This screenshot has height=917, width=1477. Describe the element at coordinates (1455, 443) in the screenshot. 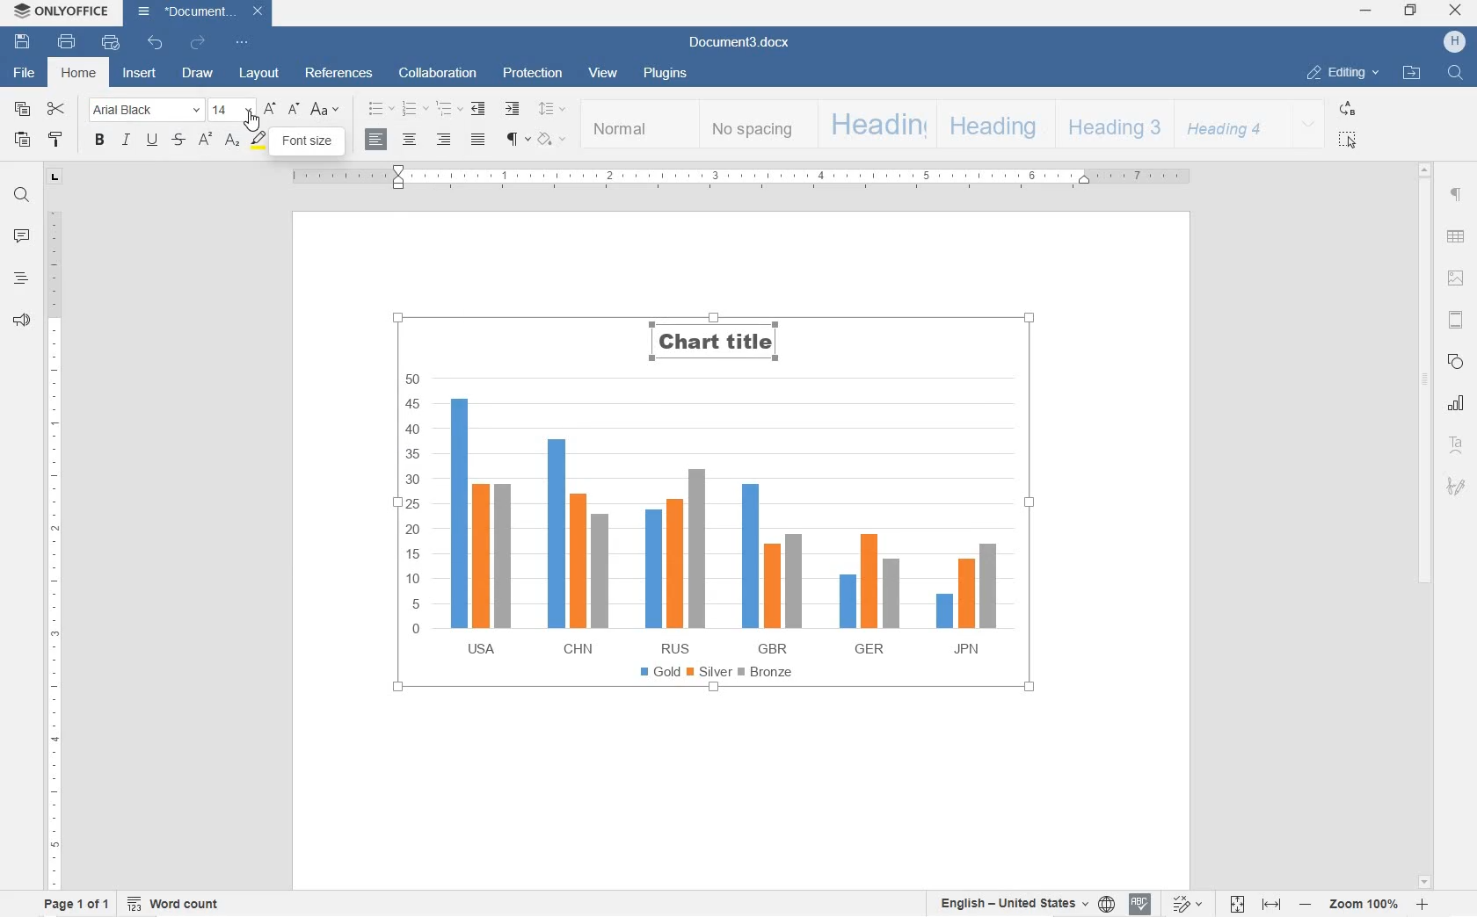

I see `TEXT ART` at that location.